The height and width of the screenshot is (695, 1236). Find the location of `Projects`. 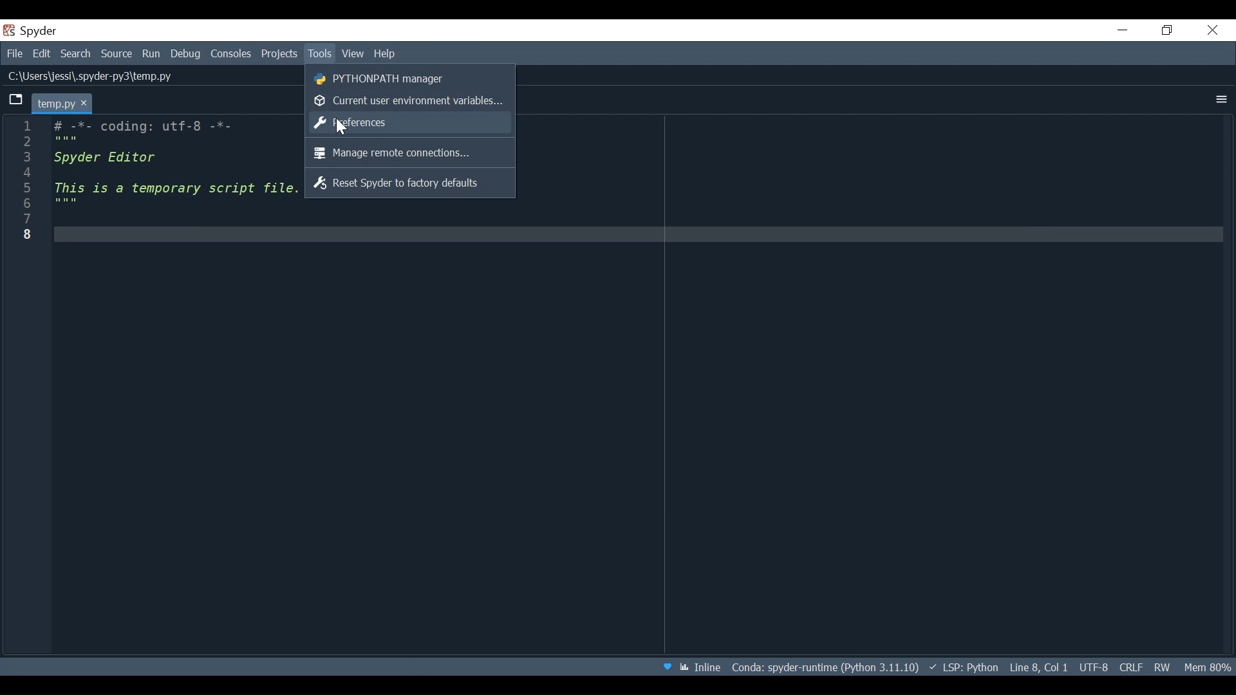

Projects is located at coordinates (279, 54).